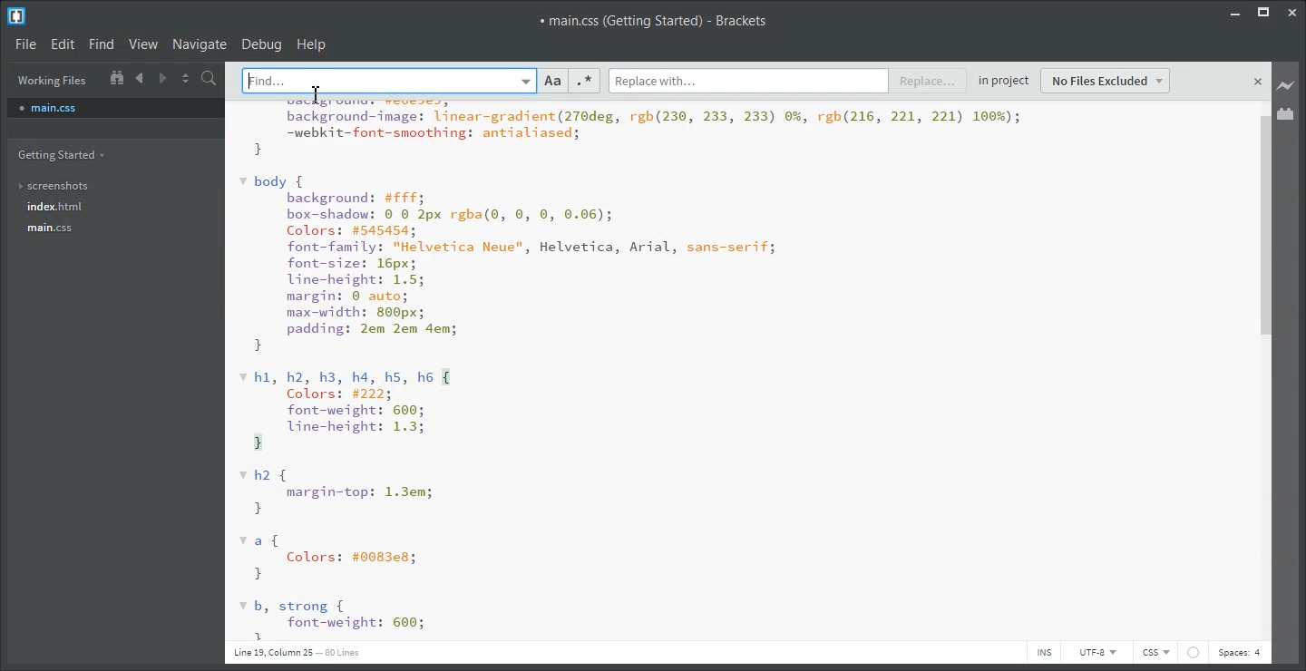 Image resolution: width=1306 pixels, height=671 pixels. Describe the element at coordinates (929, 82) in the screenshot. I see `Replace` at that location.